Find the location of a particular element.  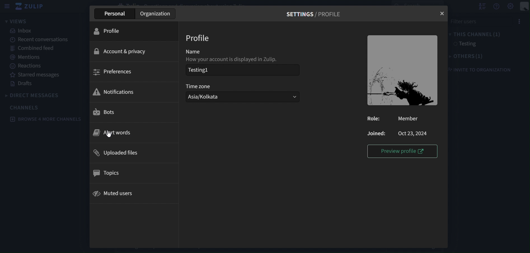

personal is located at coordinates (114, 13).